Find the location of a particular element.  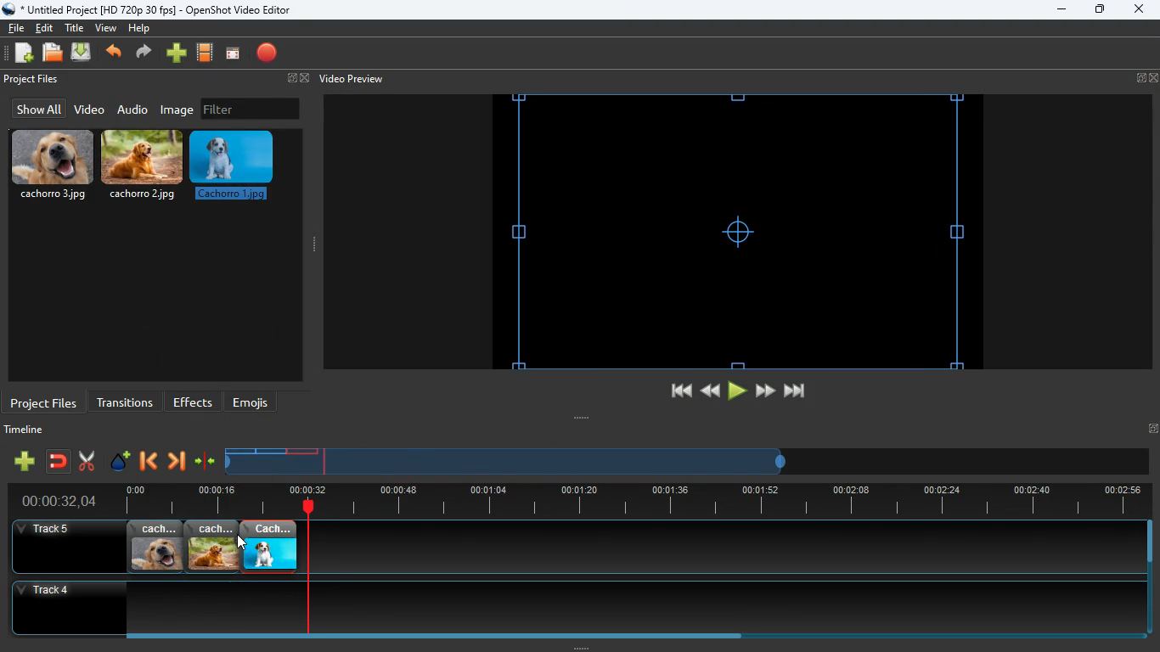

title is located at coordinates (76, 27).